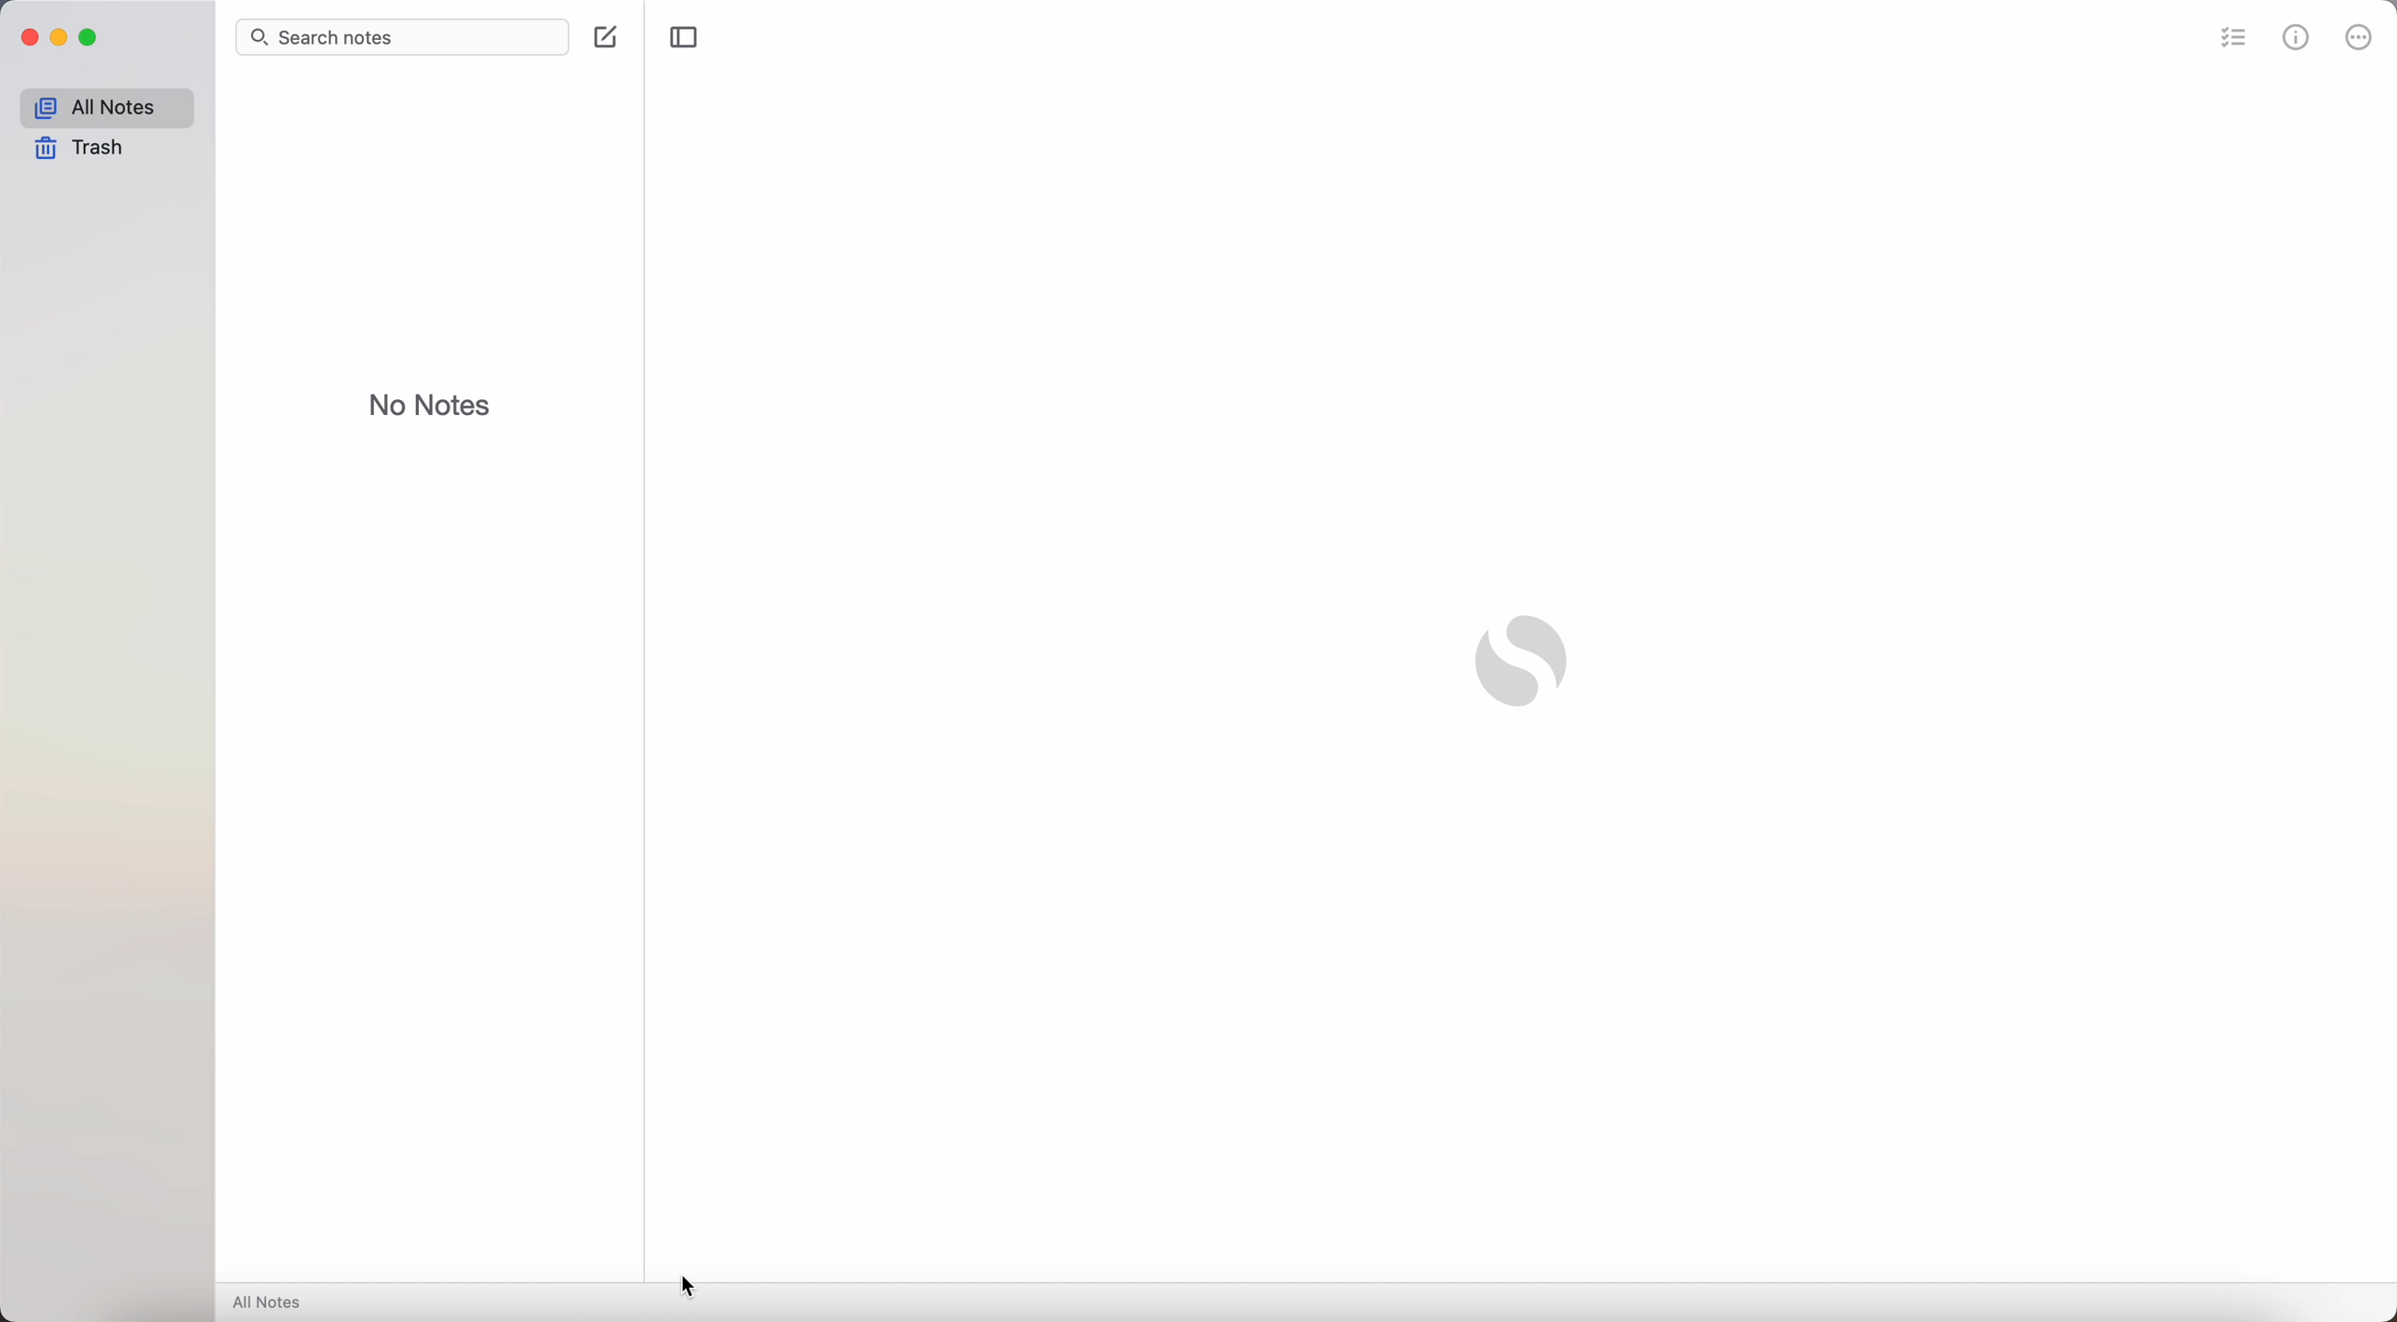 The width and height of the screenshot is (2397, 1322). Describe the element at coordinates (84, 148) in the screenshot. I see `trash` at that location.